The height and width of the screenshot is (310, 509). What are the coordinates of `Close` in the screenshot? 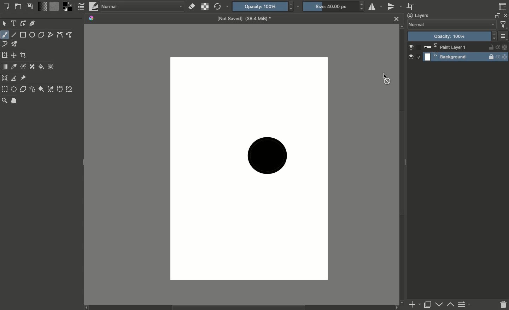 It's located at (505, 17).